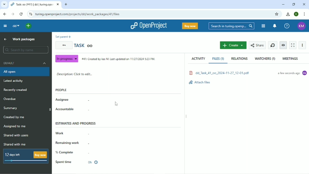 The height and width of the screenshot is (174, 309). I want to click on Cursor, so click(117, 104).